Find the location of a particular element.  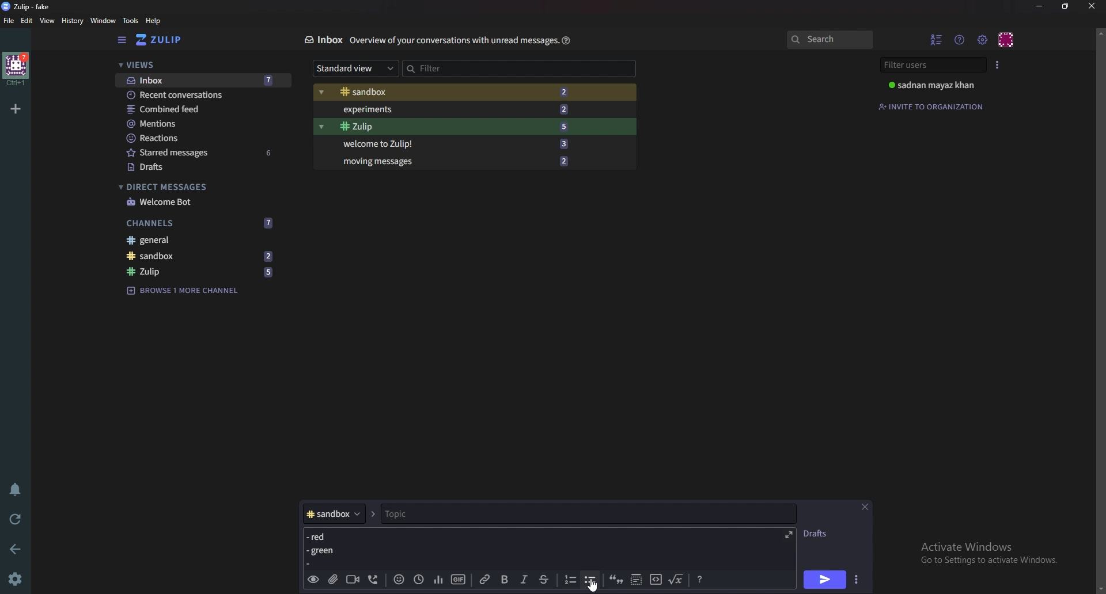

Info is located at coordinates (454, 40).